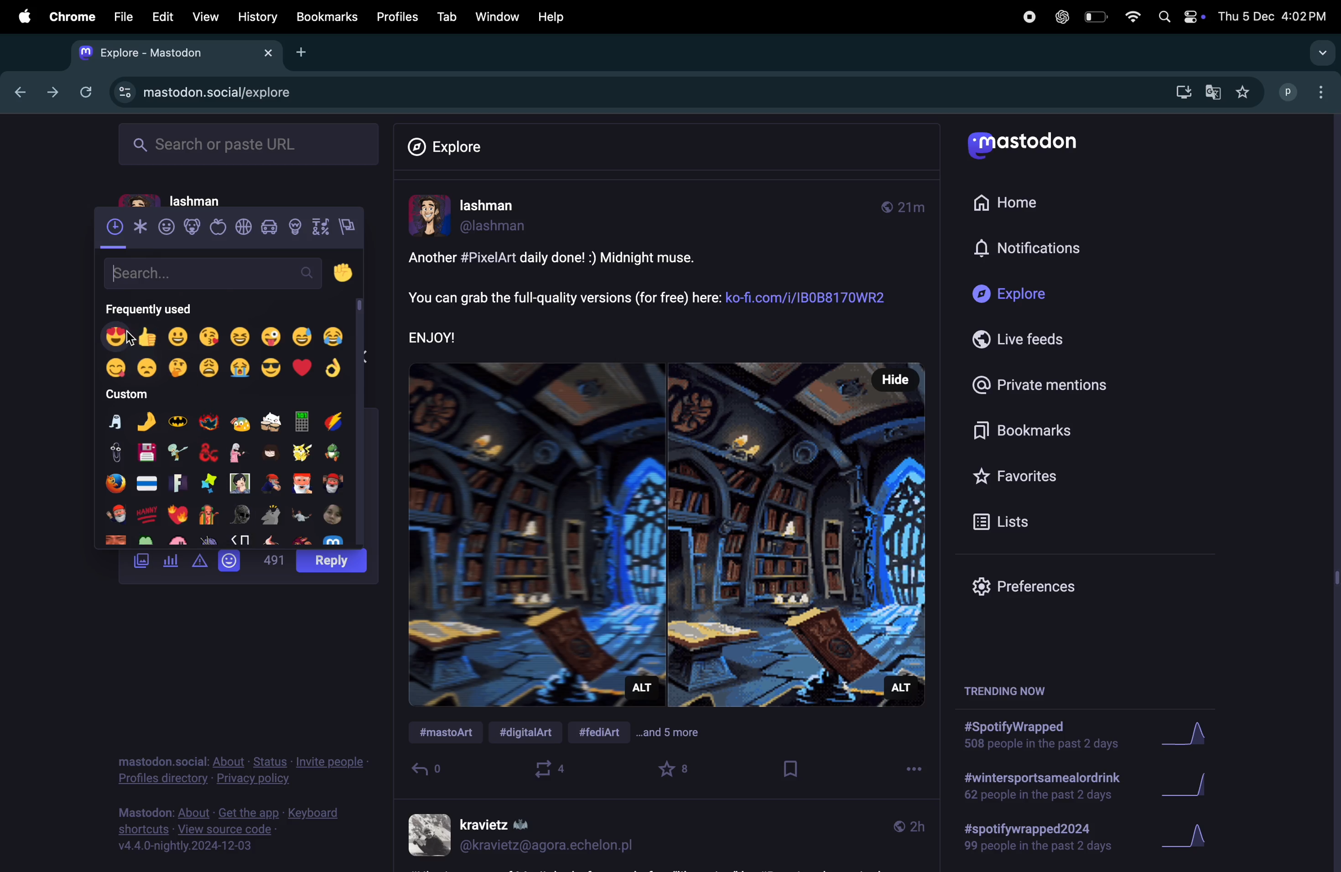 The width and height of the screenshot is (1341, 872). What do you see at coordinates (606, 731) in the screenshot?
I see `# fed art` at bounding box center [606, 731].